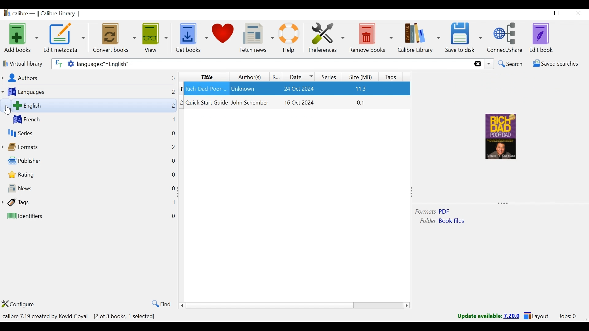 This screenshot has width=589, height=331. What do you see at coordinates (168, 77) in the screenshot?
I see `3` at bounding box center [168, 77].